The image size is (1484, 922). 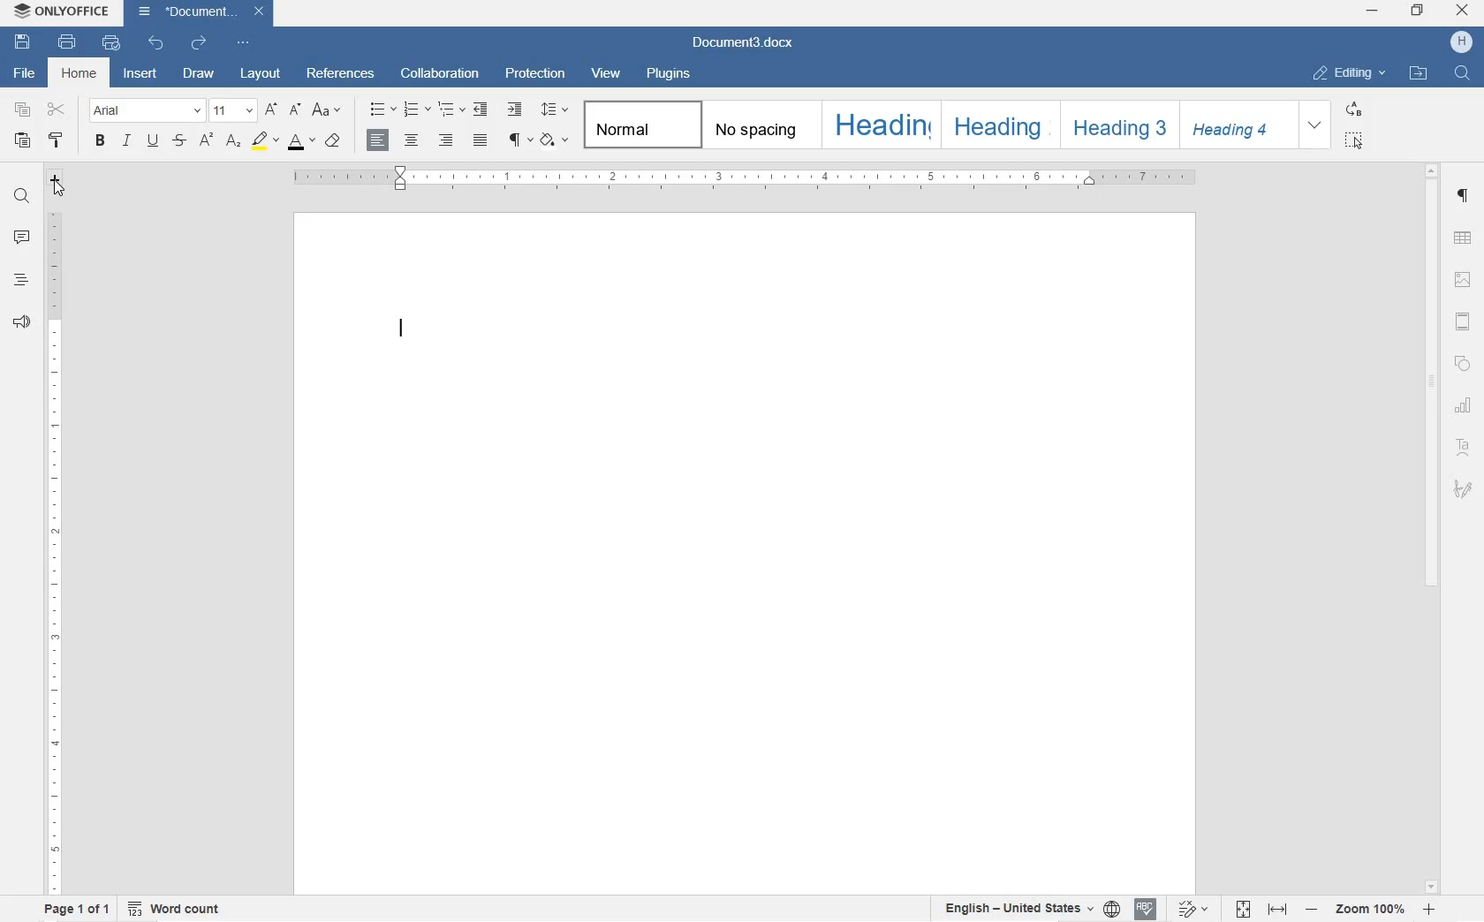 What do you see at coordinates (479, 110) in the screenshot?
I see `DECREASE INDENT` at bounding box center [479, 110].